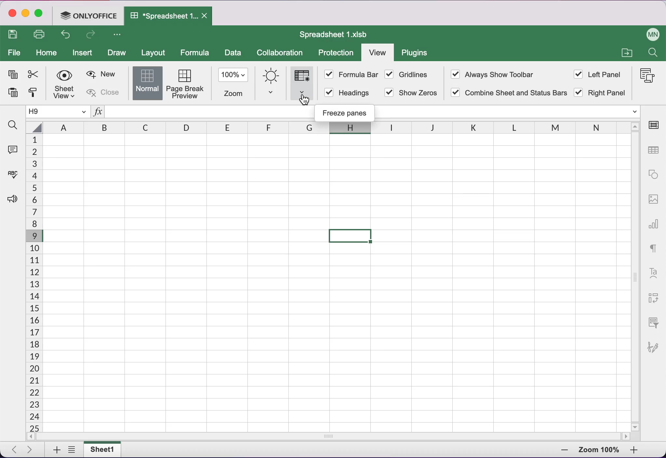 The image size is (666, 458). Describe the element at coordinates (13, 126) in the screenshot. I see `find` at that location.